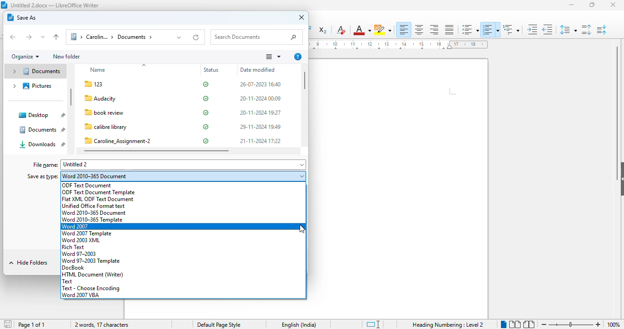  Describe the element at coordinates (183, 176) in the screenshot. I see `word 2010-365 document` at that location.